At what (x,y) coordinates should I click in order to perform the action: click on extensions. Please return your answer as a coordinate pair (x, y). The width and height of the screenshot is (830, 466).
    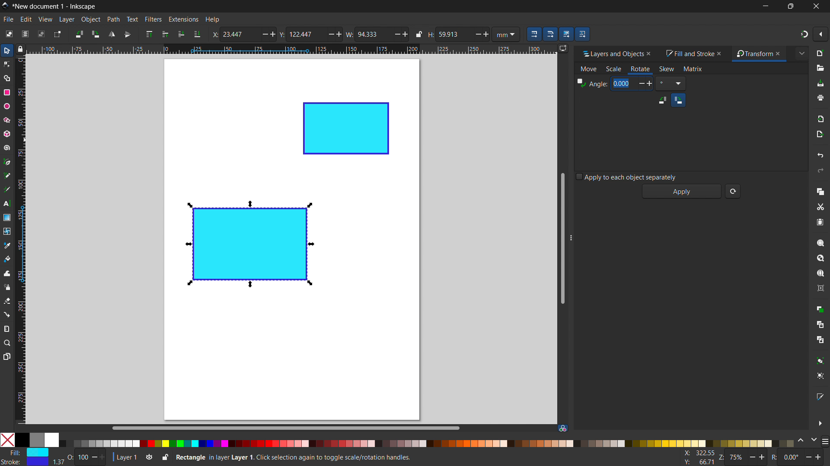
    Looking at the image, I should click on (183, 19).